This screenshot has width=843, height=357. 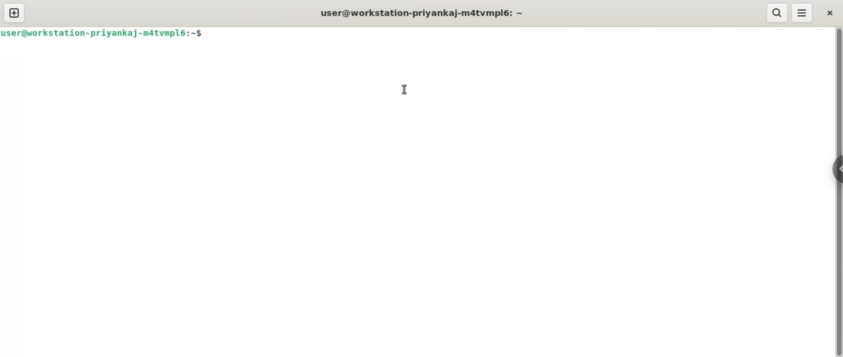 I want to click on menu, so click(x=803, y=13).